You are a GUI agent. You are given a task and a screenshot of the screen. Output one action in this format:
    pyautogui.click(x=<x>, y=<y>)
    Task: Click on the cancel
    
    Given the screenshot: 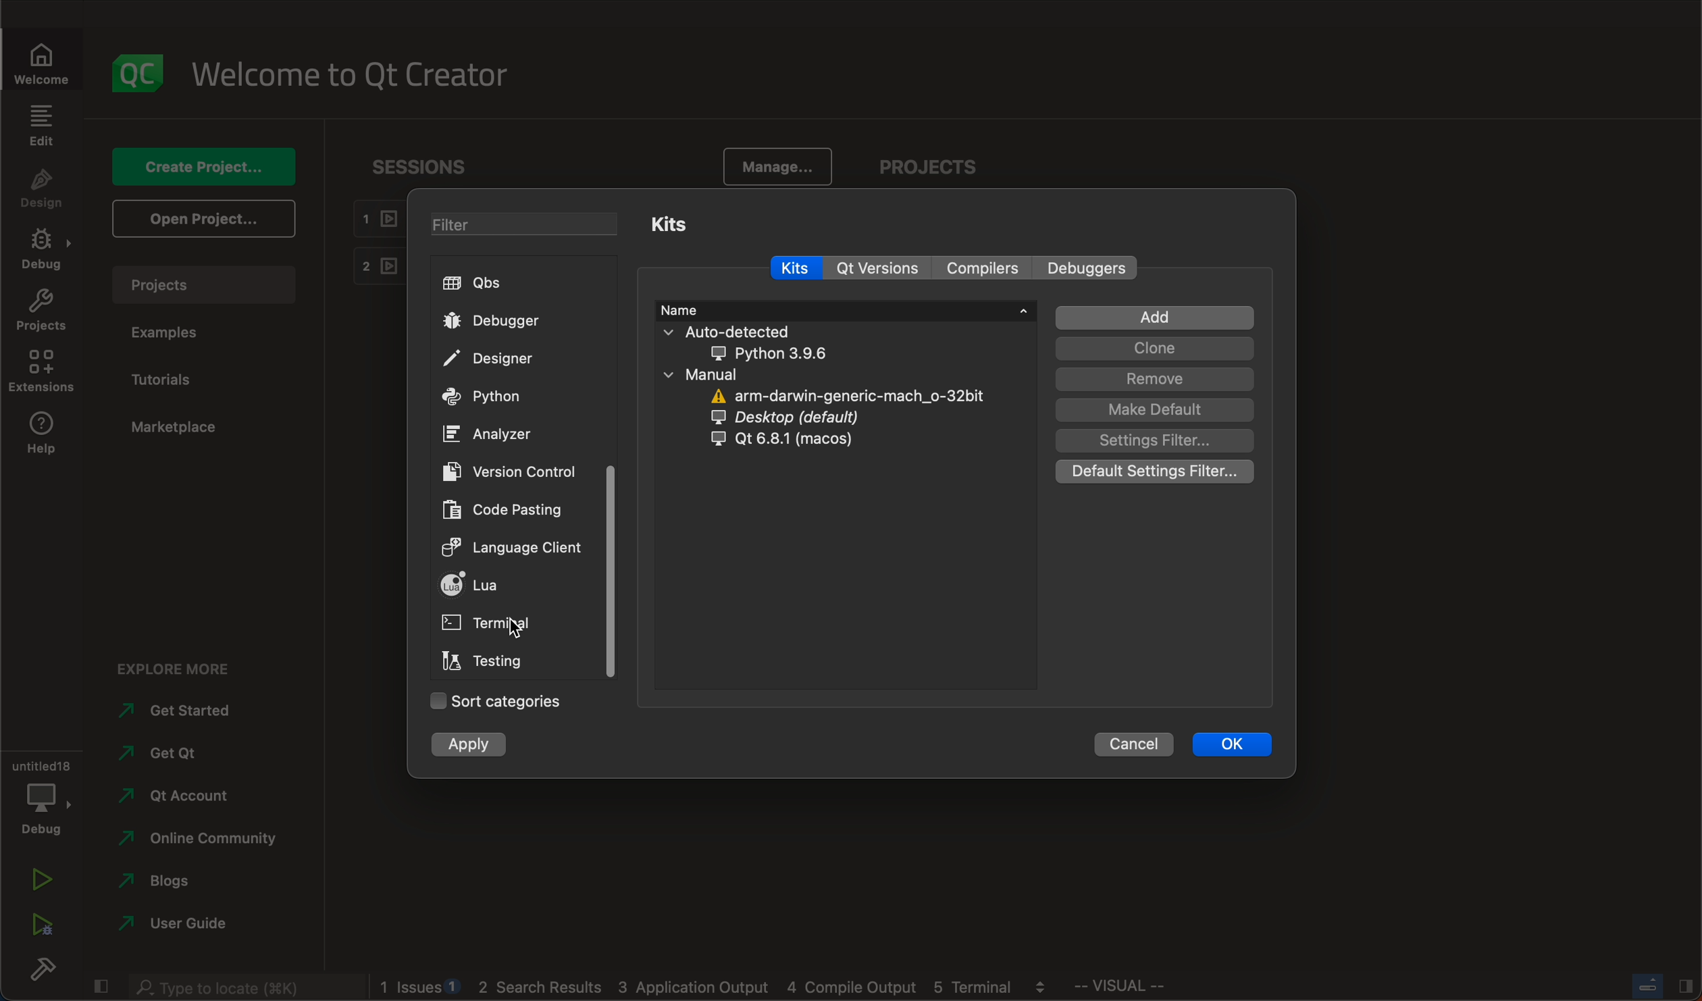 What is the action you would take?
    pyautogui.click(x=1132, y=742)
    